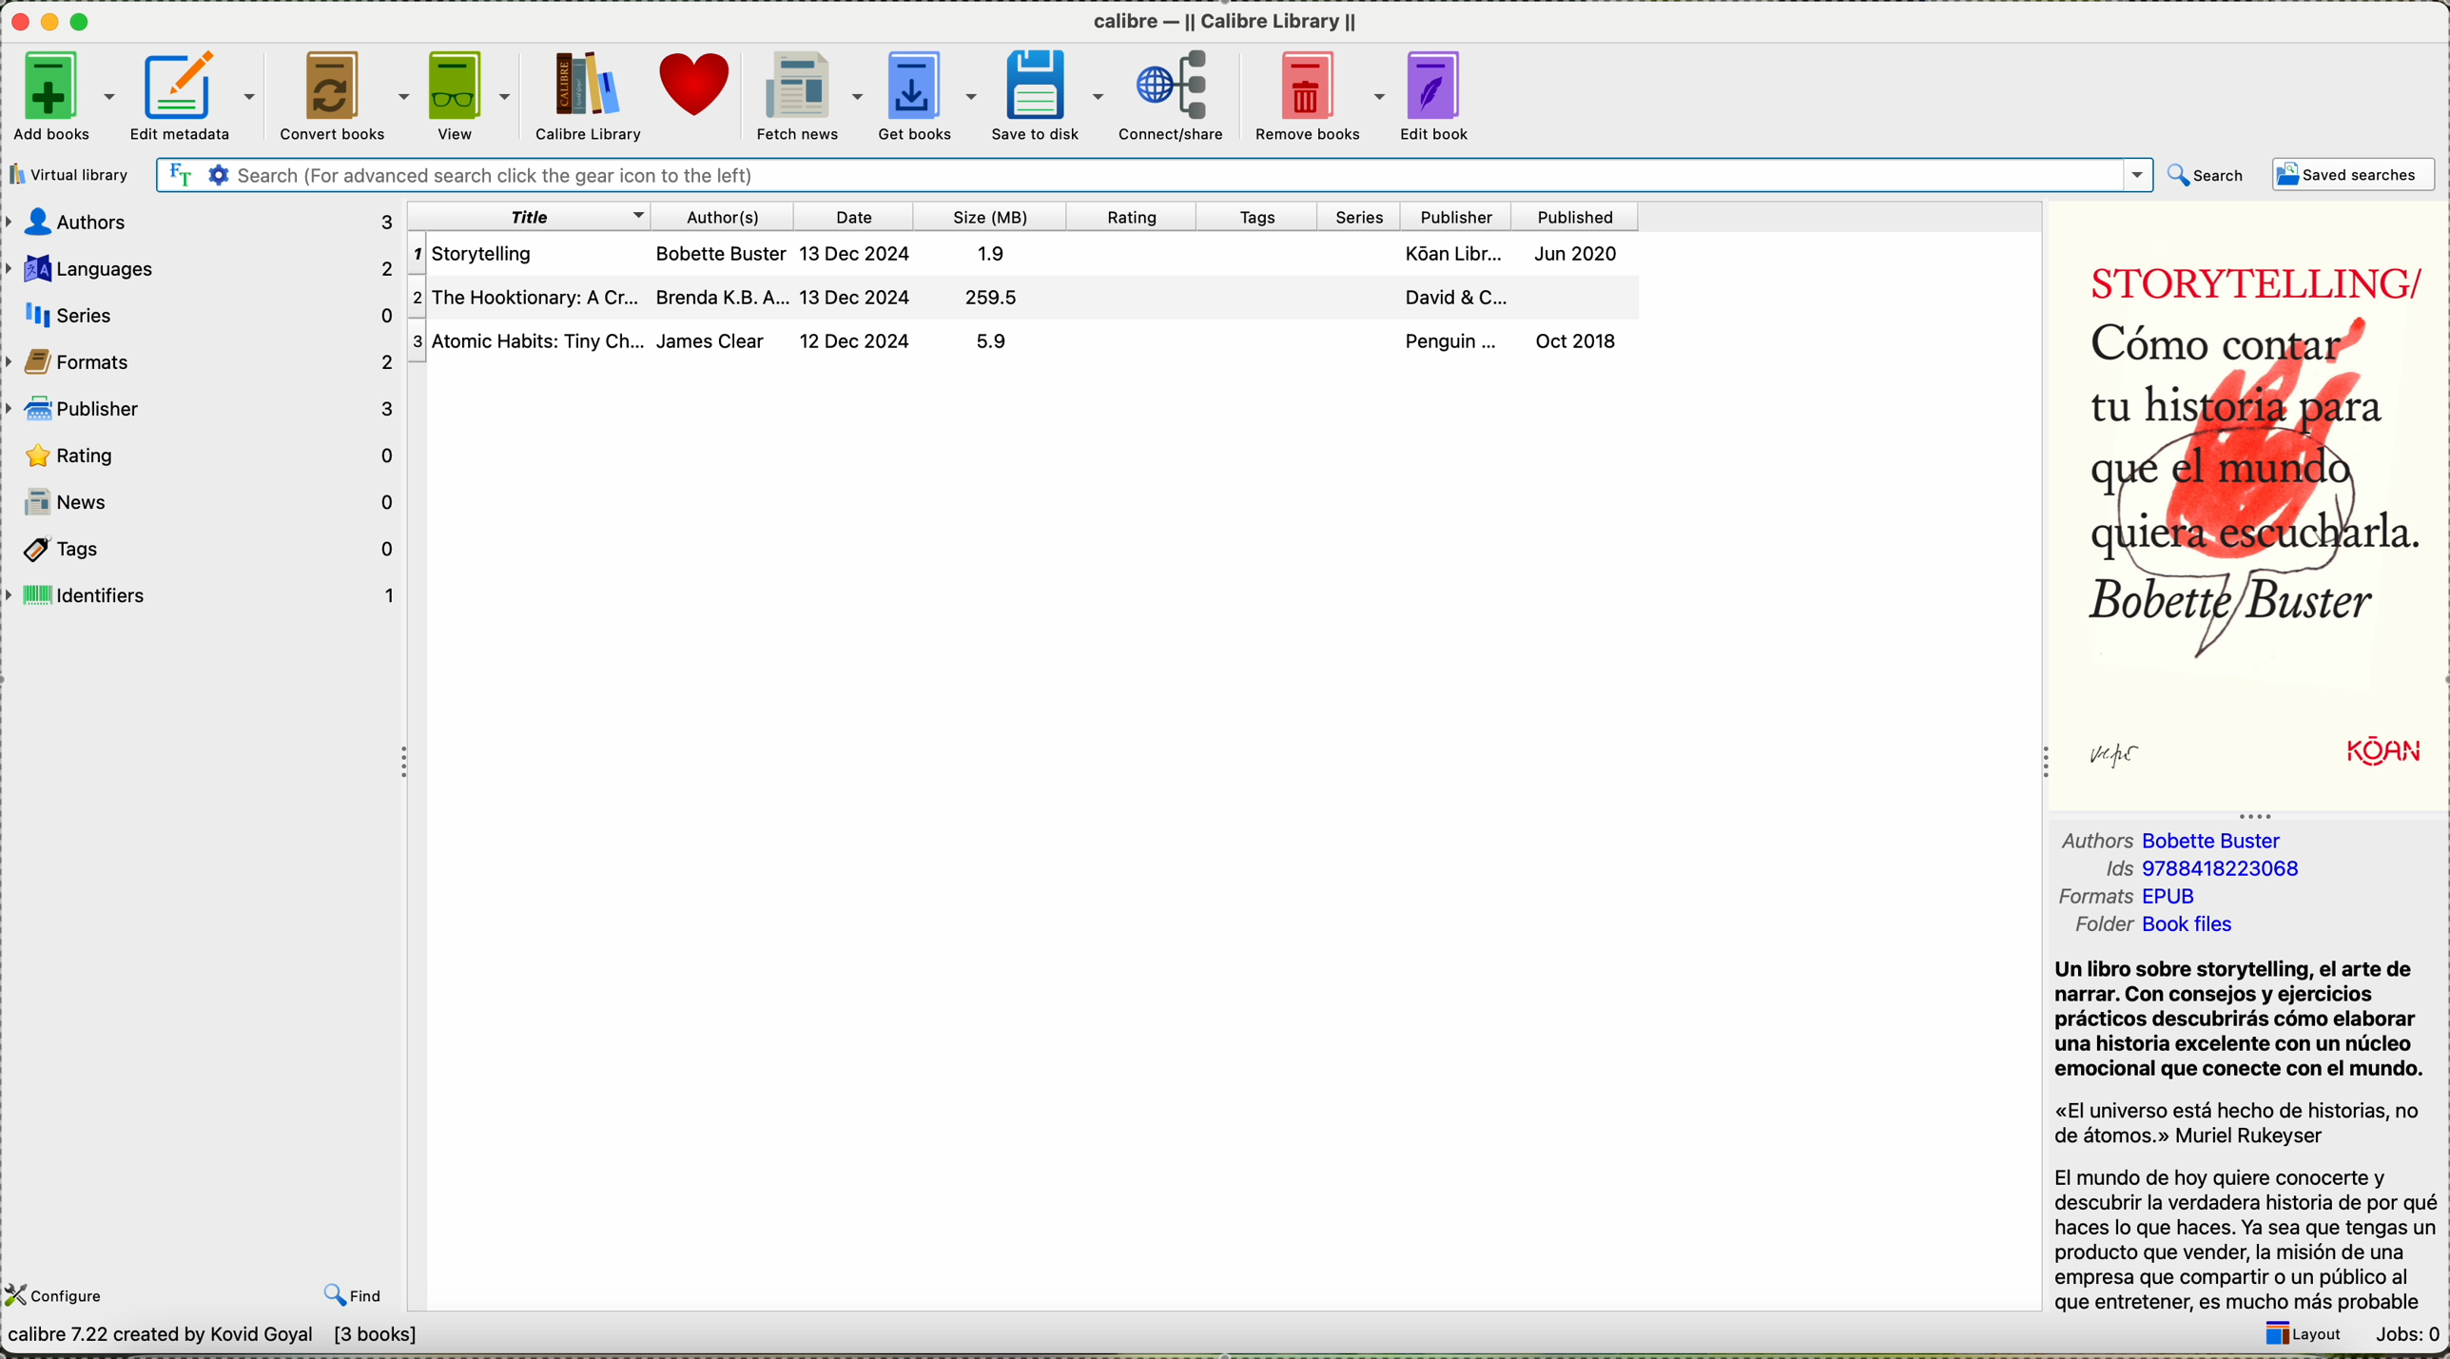  What do you see at coordinates (209, 548) in the screenshot?
I see `tags` at bounding box center [209, 548].